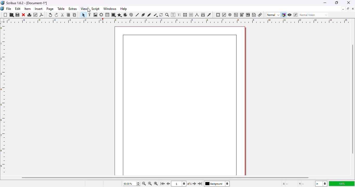 Image resolution: width=355 pixels, height=187 pixels. Describe the element at coordinates (68, 15) in the screenshot. I see `copy` at that location.